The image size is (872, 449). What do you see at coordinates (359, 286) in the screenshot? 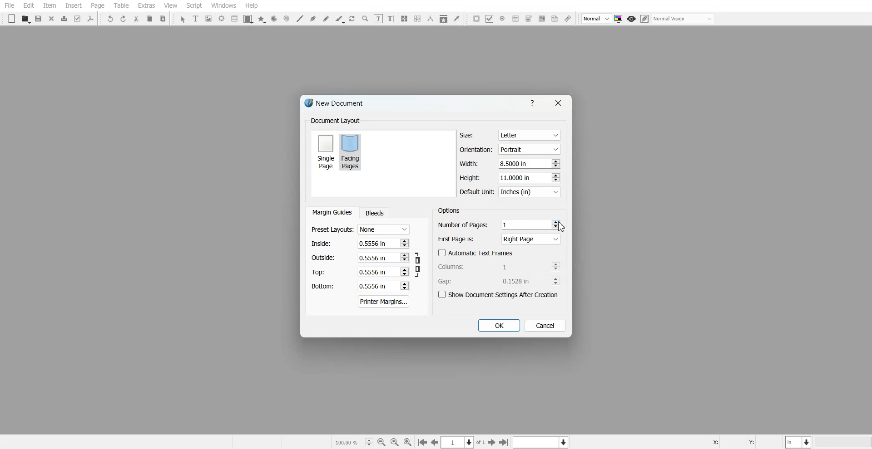
I see `Bottom margin adjuster` at bounding box center [359, 286].